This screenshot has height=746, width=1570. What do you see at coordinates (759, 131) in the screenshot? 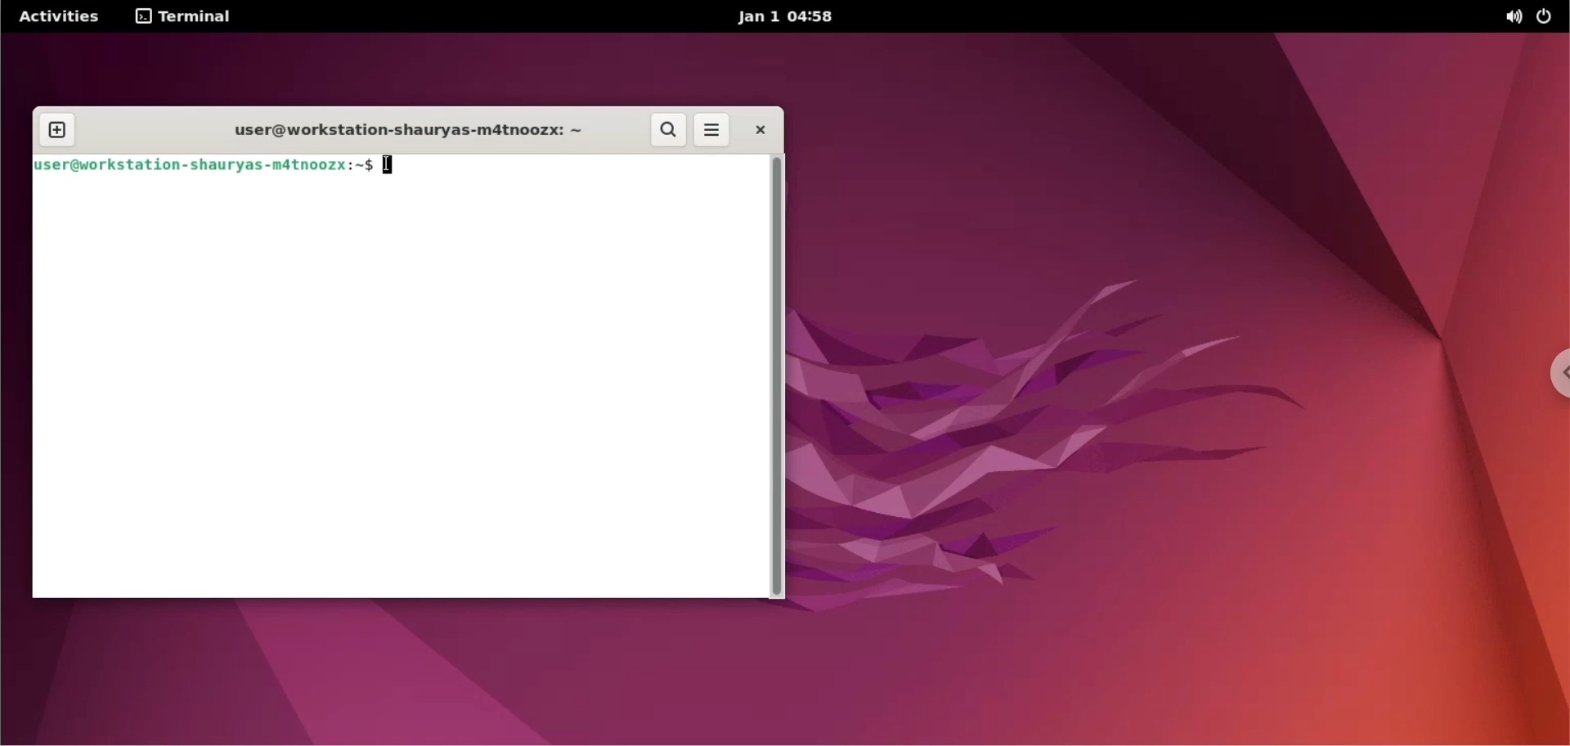
I see `close` at bounding box center [759, 131].